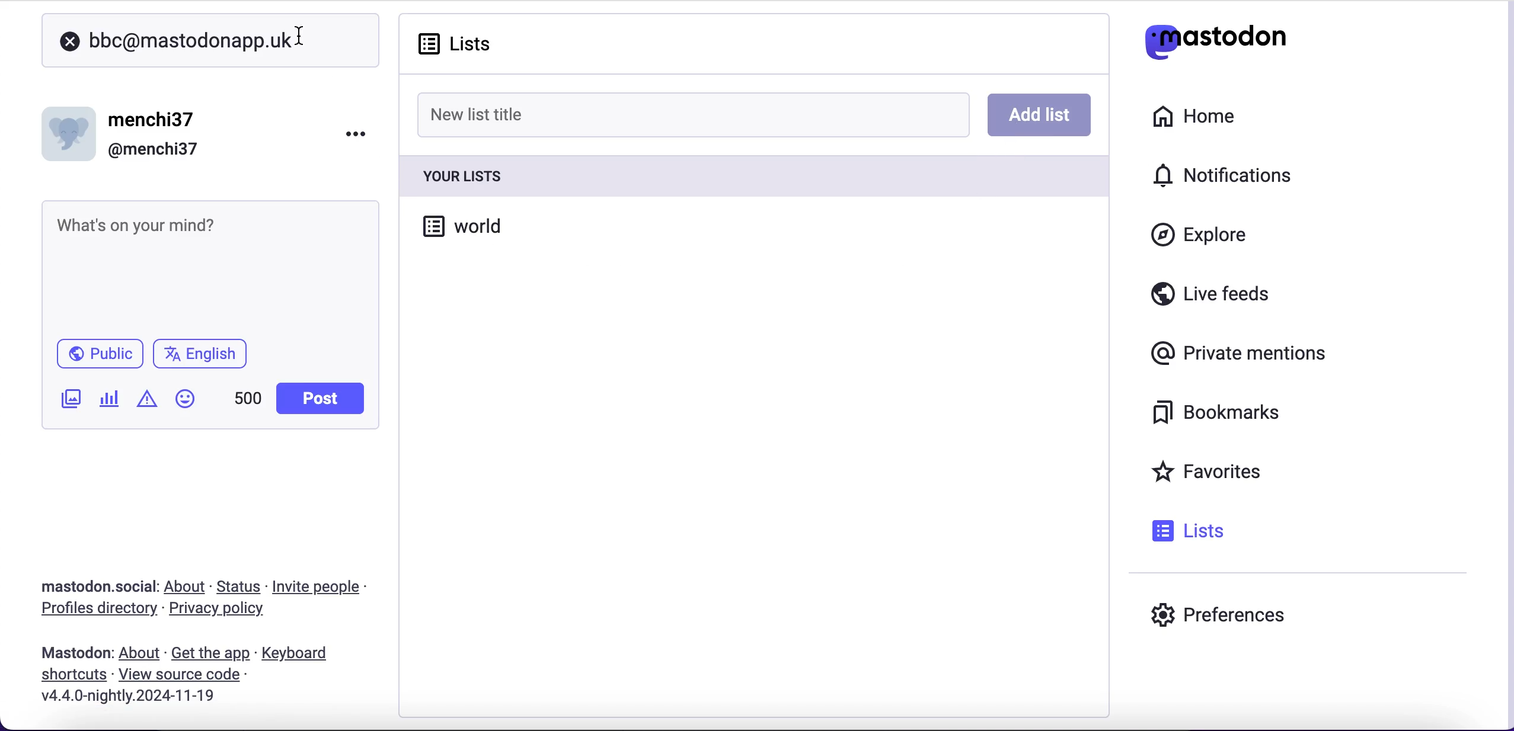  Describe the element at coordinates (108, 403) in the screenshot. I see `add a poll` at that location.